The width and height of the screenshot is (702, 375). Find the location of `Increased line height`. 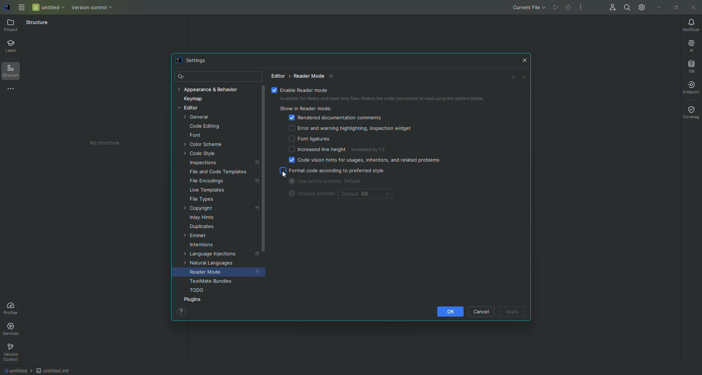

Increased line height is located at coordinates (314, 150).